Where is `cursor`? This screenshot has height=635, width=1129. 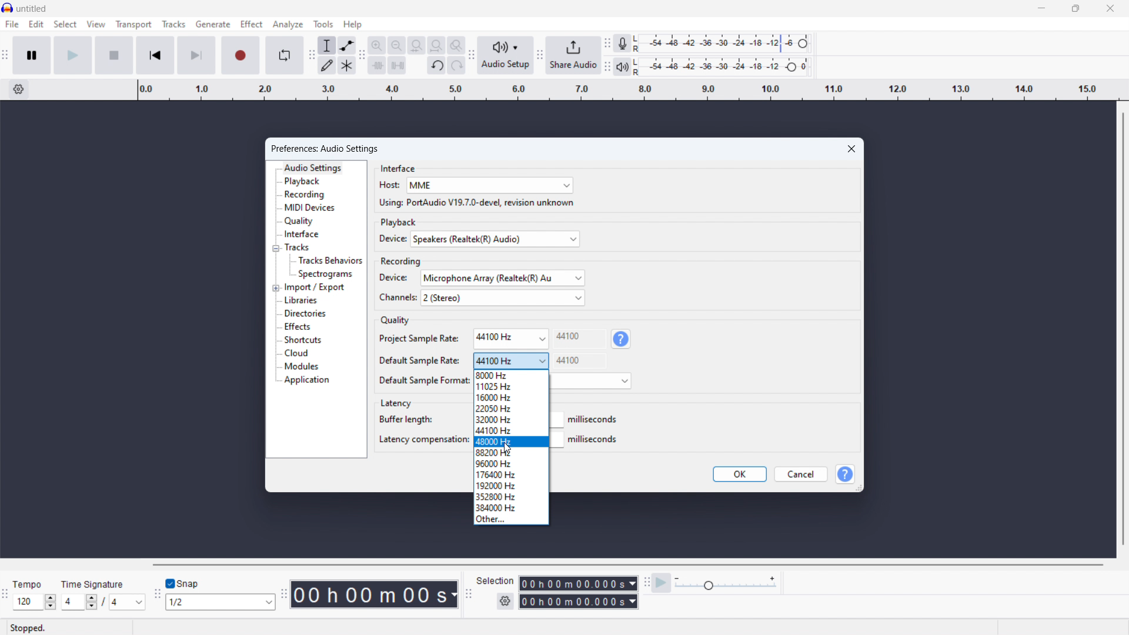
cursor is located at coordinates (507, 448).